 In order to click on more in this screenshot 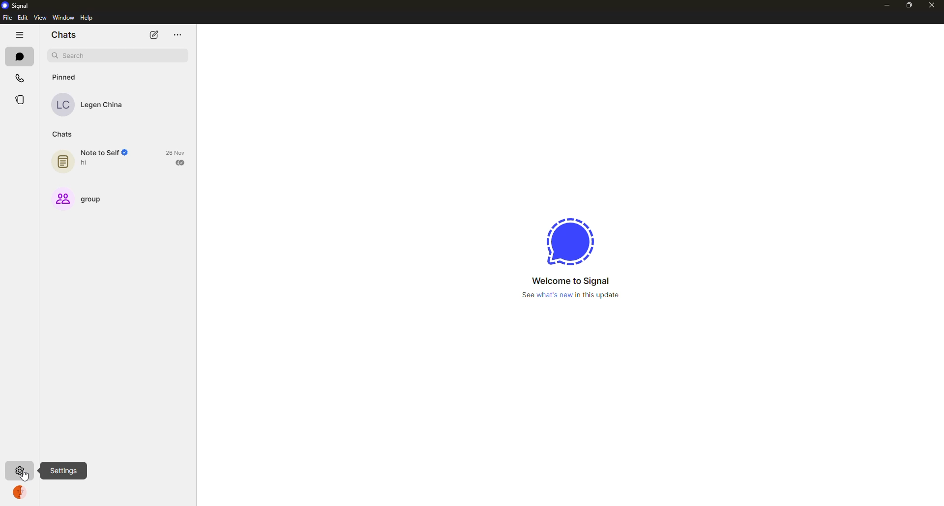, I will do `click(177, 35)`.